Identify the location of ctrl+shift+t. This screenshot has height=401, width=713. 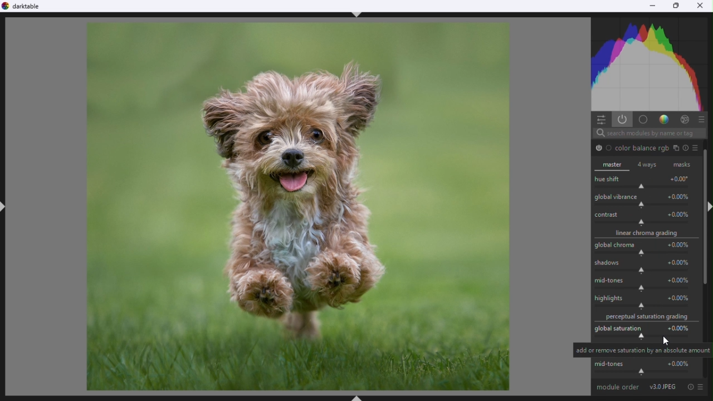
(360, 17).